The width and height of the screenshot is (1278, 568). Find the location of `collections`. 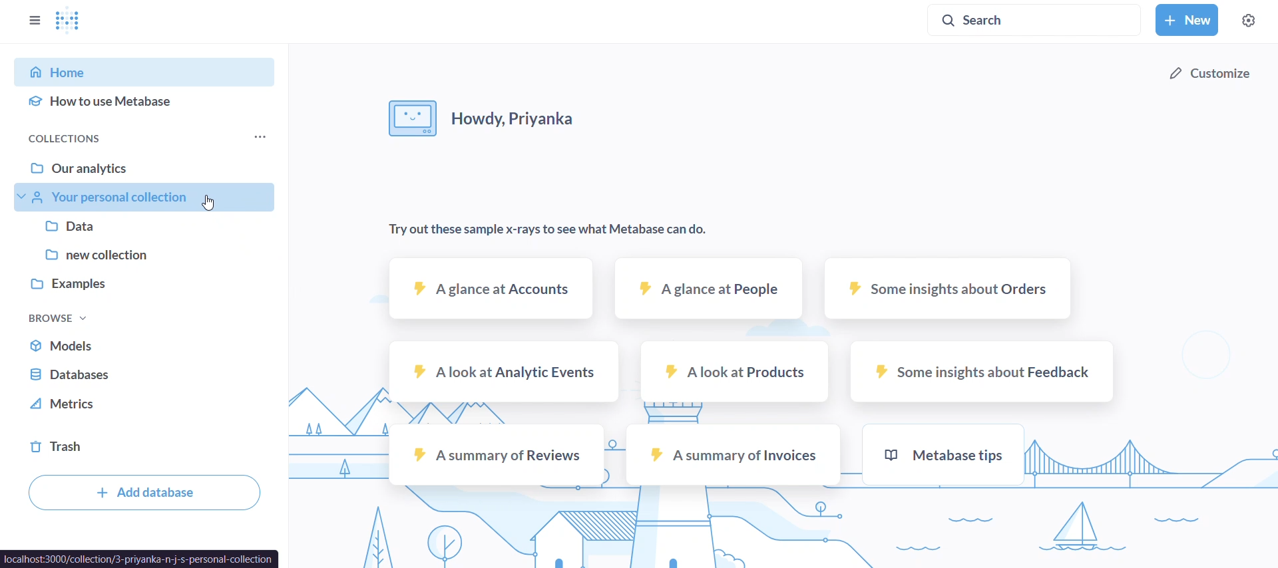

collections is located at coordinates (81, 139).